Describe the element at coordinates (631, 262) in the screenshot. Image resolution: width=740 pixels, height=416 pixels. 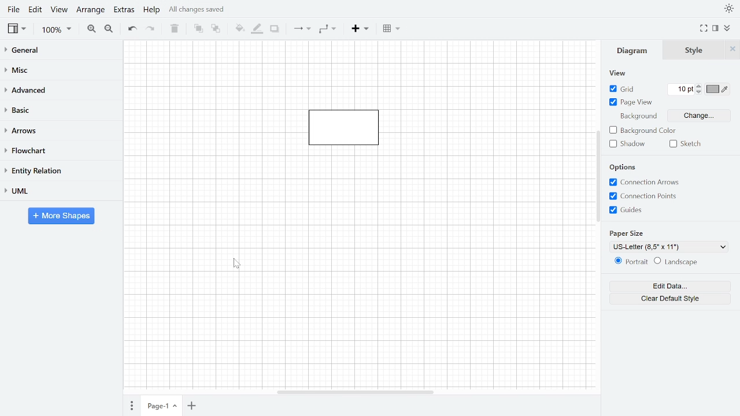
I see `Potrait` at that location.